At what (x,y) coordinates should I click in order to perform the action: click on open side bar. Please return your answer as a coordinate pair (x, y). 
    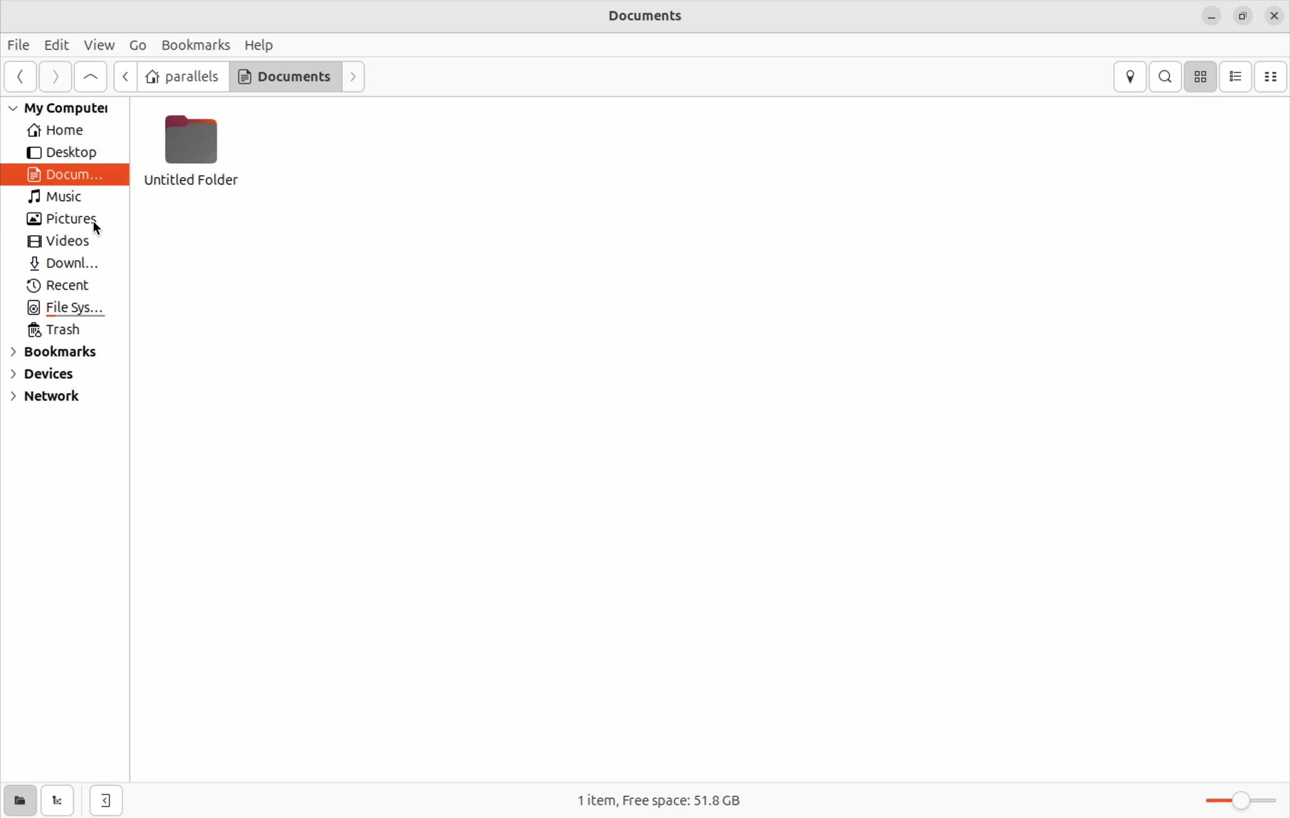
    Looking at the image, I should click on (108, 801).